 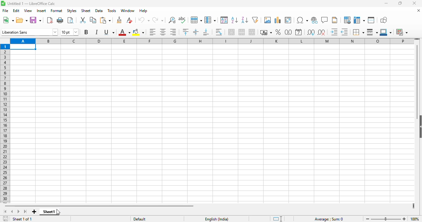 I want to click on background color, so click(x=138, y=32).